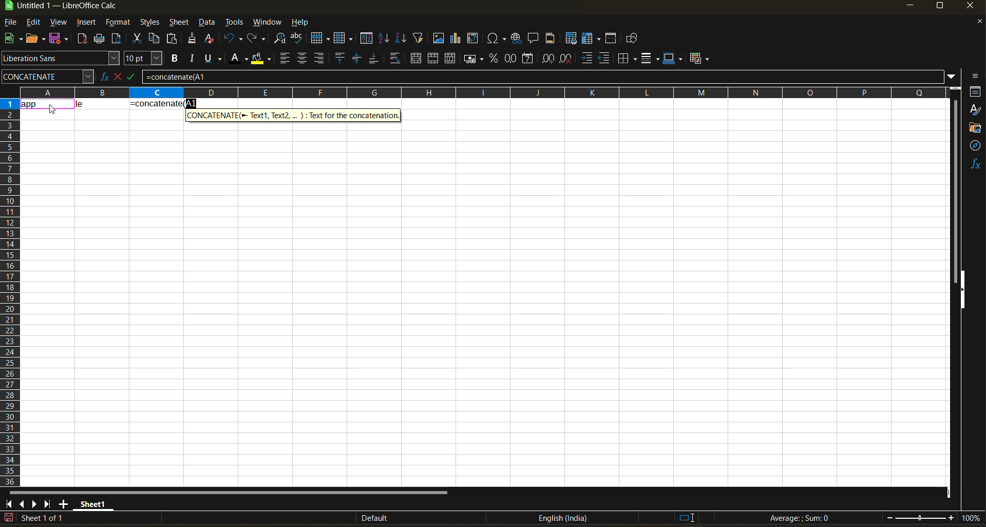  Describe the element at coordinates (286, 59) in the screenshot. I see `align left` at that location.